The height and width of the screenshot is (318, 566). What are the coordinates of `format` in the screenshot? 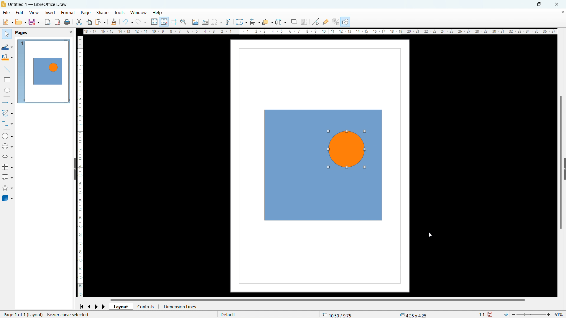 It's located at (68, 13).